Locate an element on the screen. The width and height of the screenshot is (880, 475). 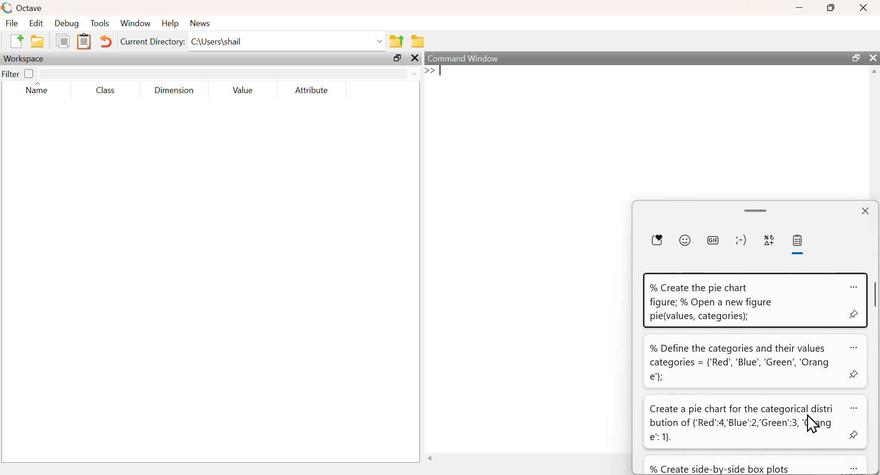
typing cursor is located at coordinates (432, 72).